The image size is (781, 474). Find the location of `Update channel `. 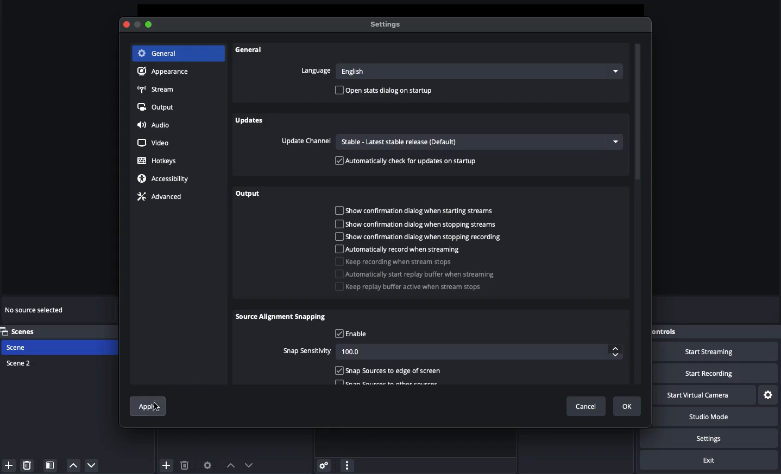

Update channel  is located at coordinates (450, 142).